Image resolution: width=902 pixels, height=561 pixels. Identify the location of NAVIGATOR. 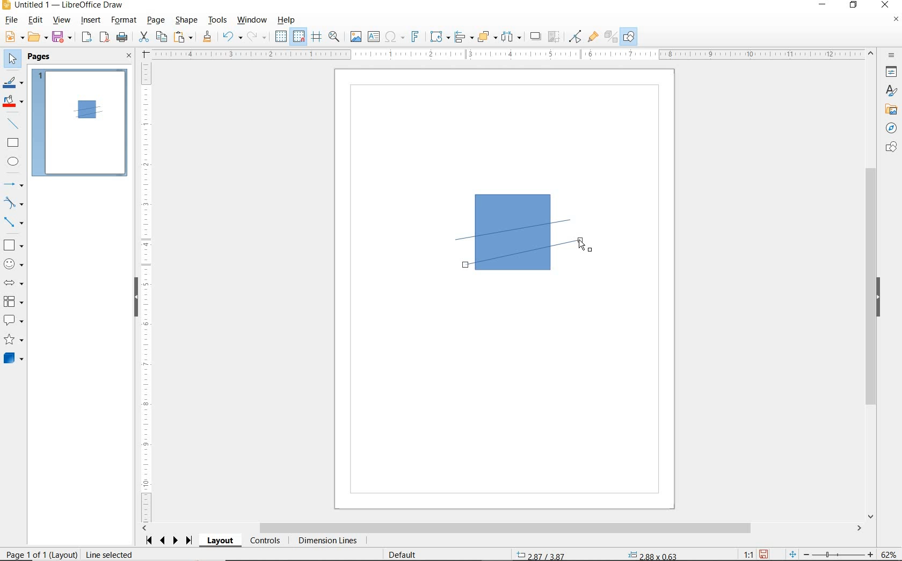
(891, 127).